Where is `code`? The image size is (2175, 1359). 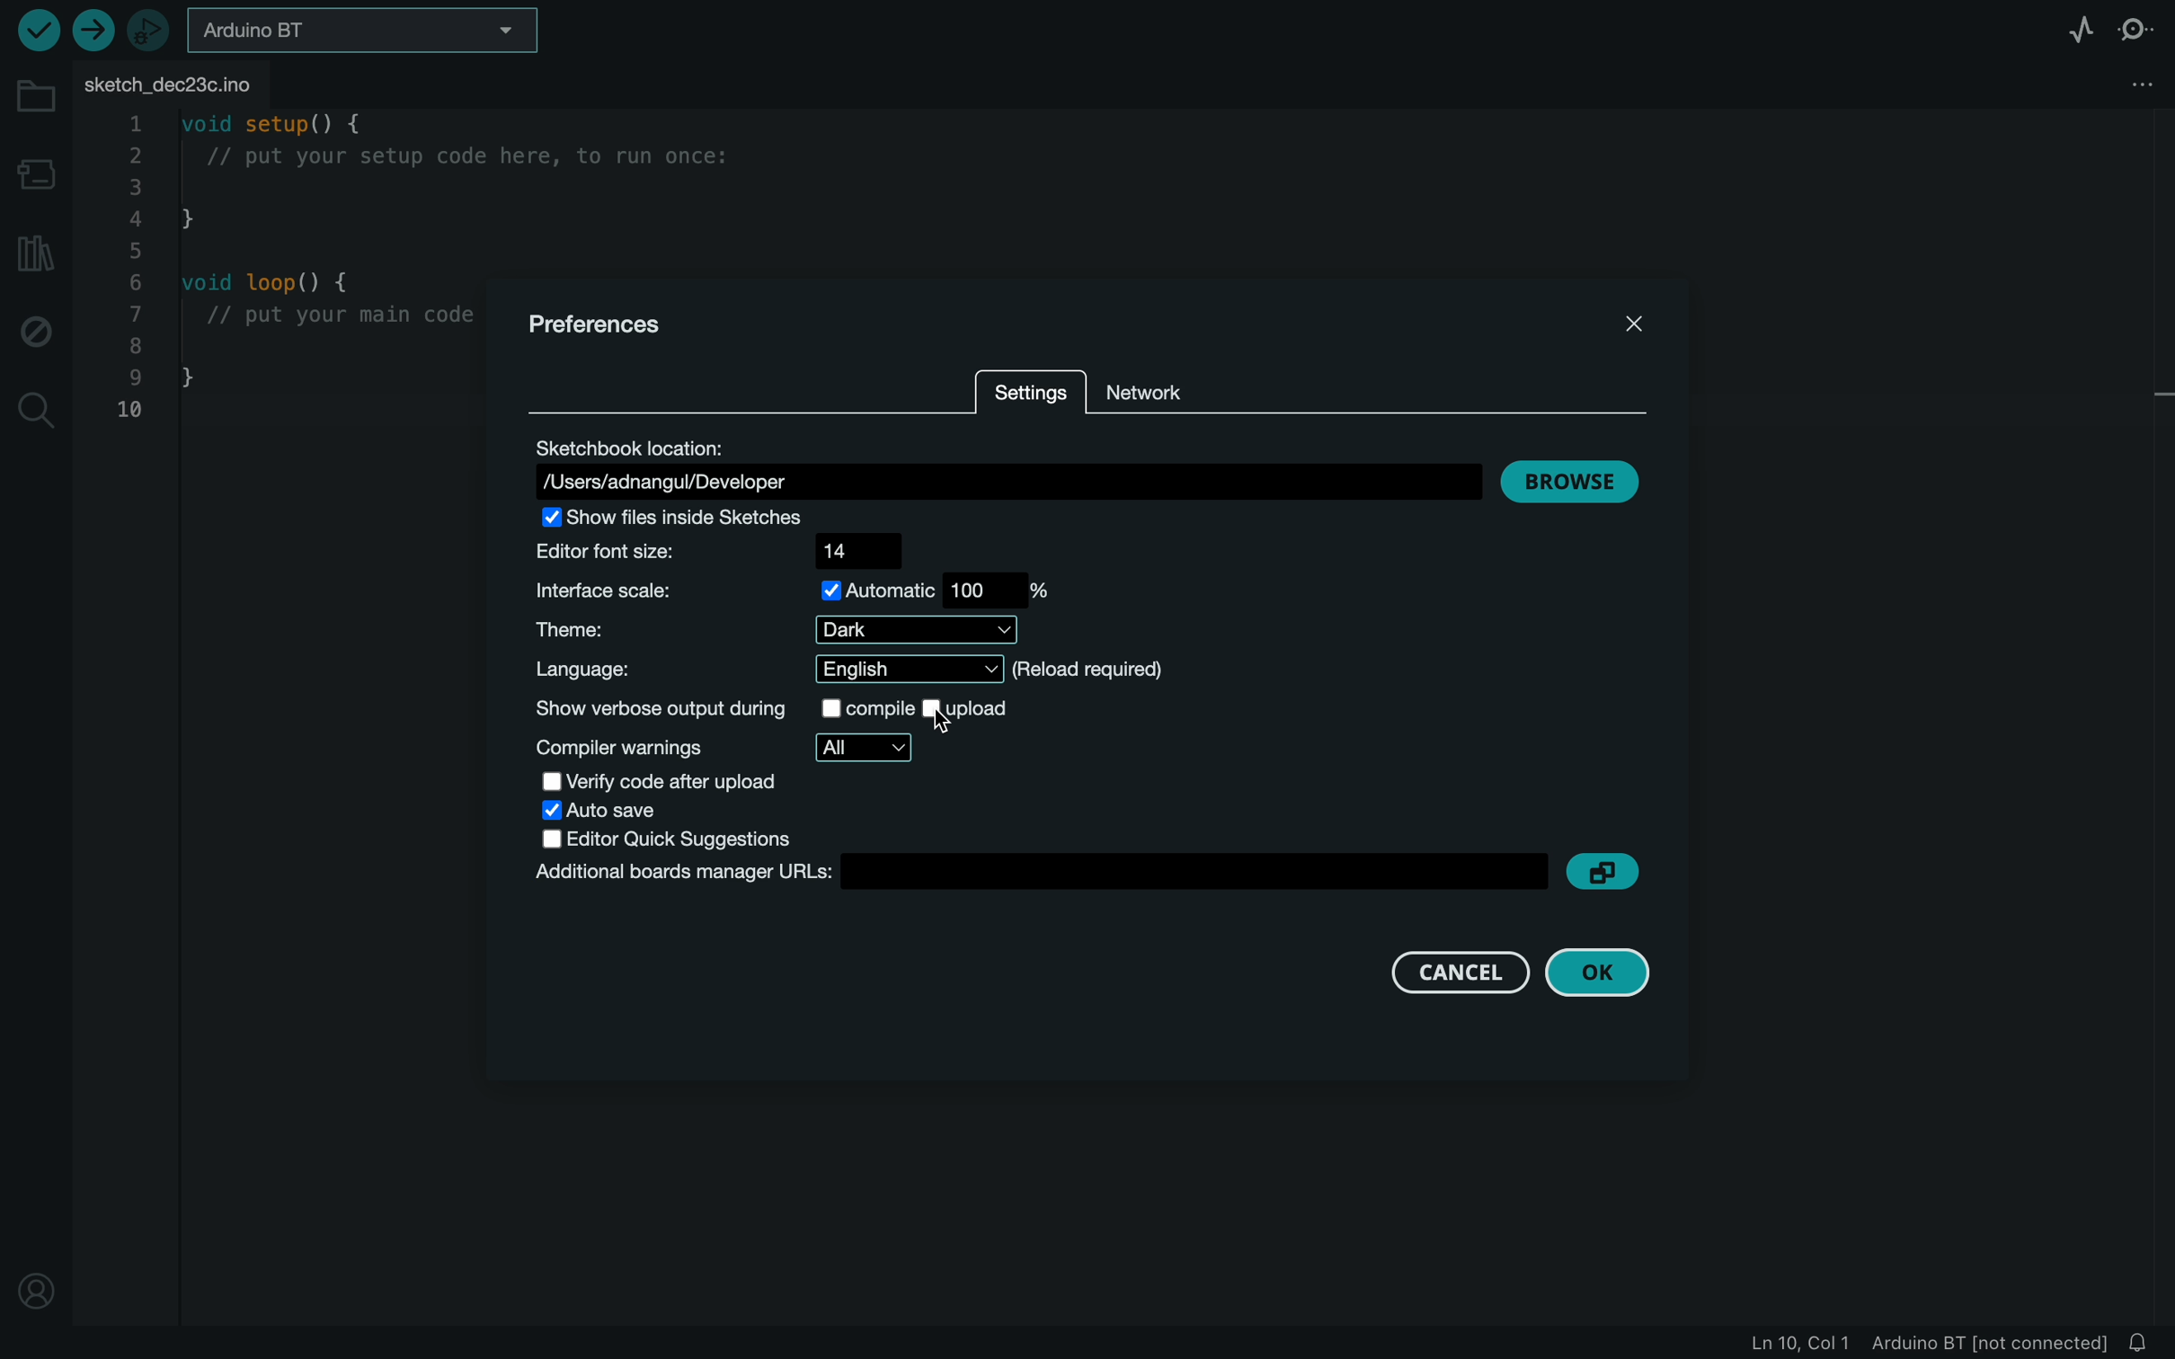 code is located at coordinates (278, 264).